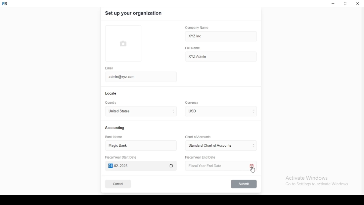  I want to click on L ‘Standard Chart of Accounts, so click(210, 146).